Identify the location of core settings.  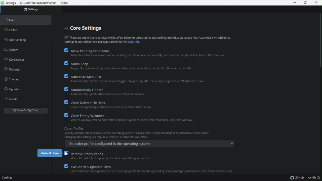
(84, 27).